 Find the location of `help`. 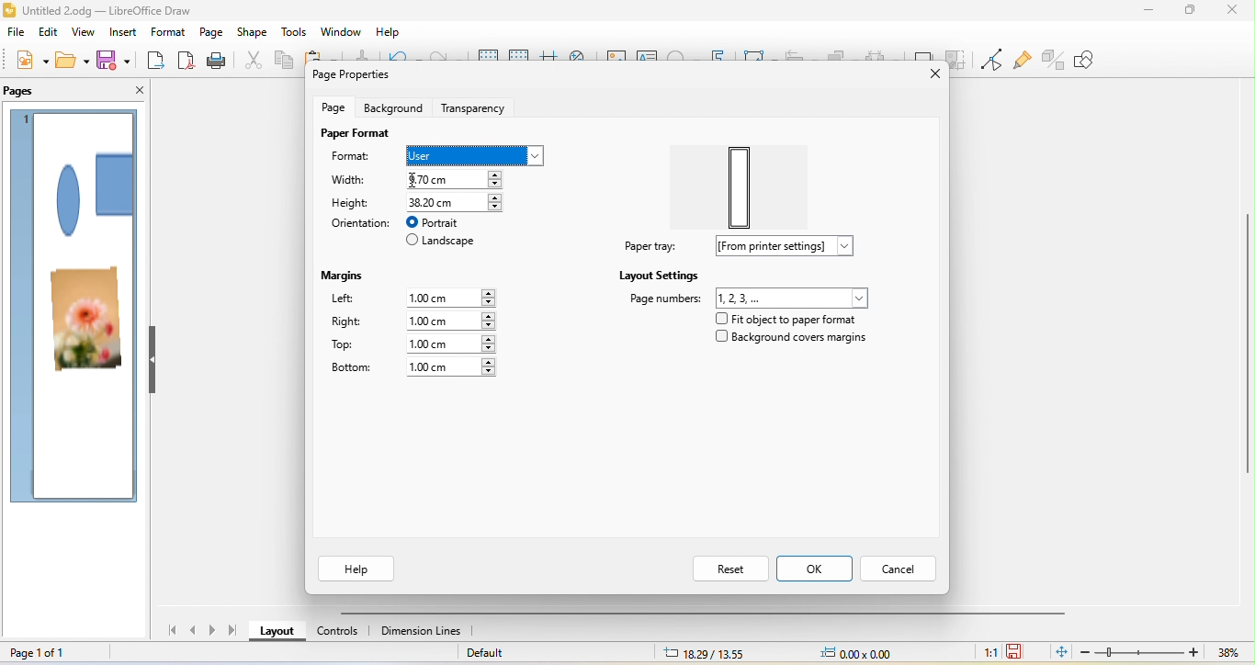

help is located at coordinates (389, 33).